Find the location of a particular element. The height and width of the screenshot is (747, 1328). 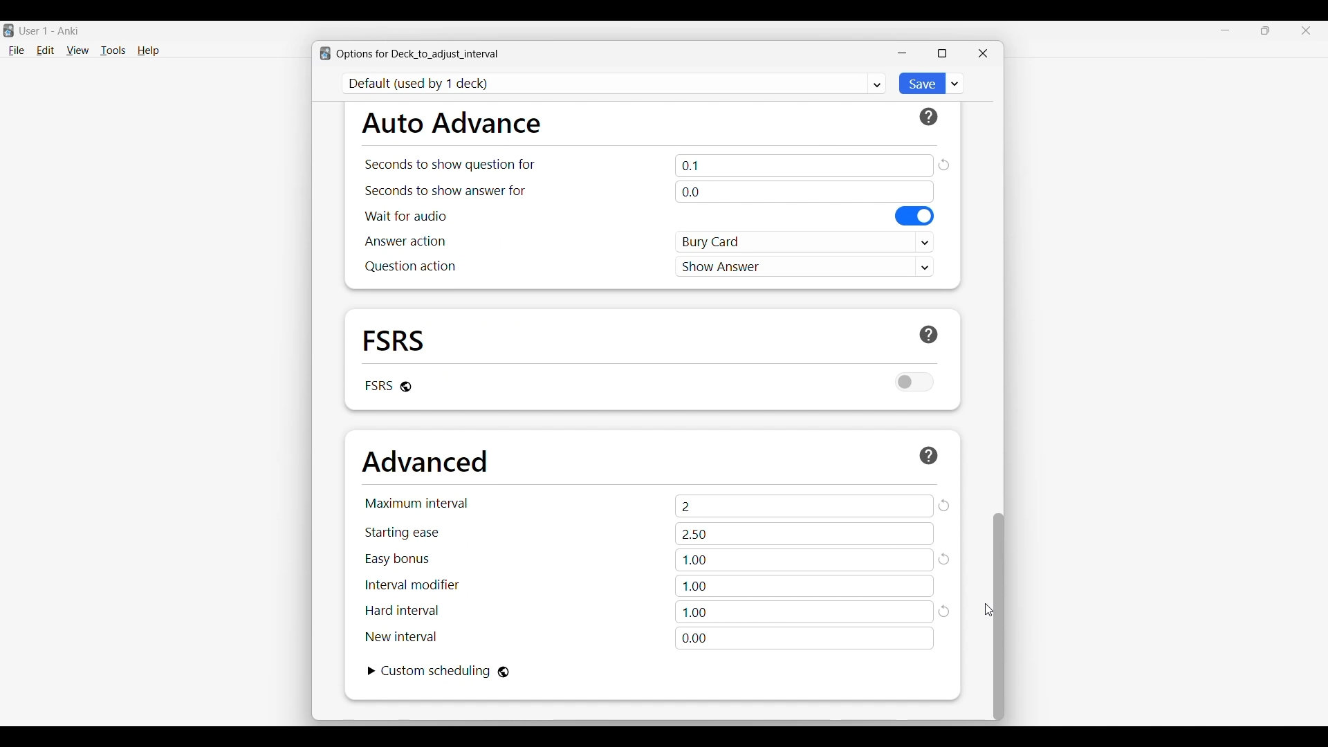

Advanced is located at coordinates (425, 461).